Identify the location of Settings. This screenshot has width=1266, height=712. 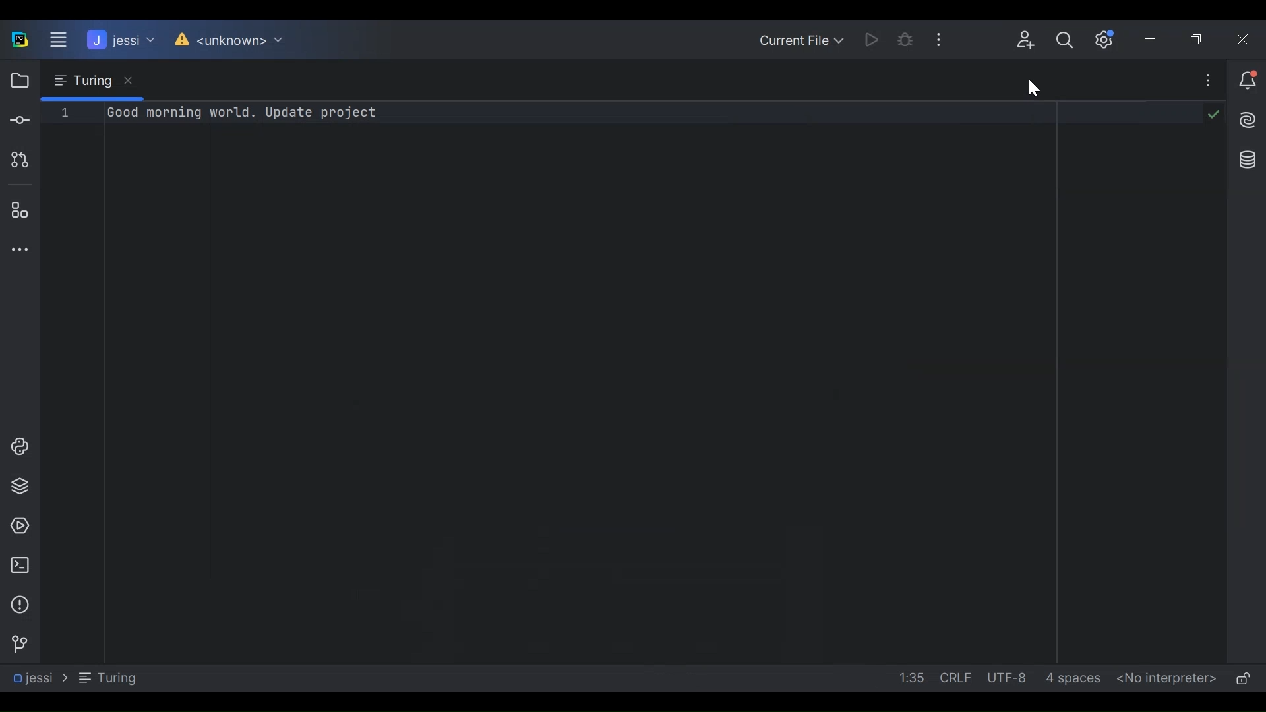
(1111, 38).